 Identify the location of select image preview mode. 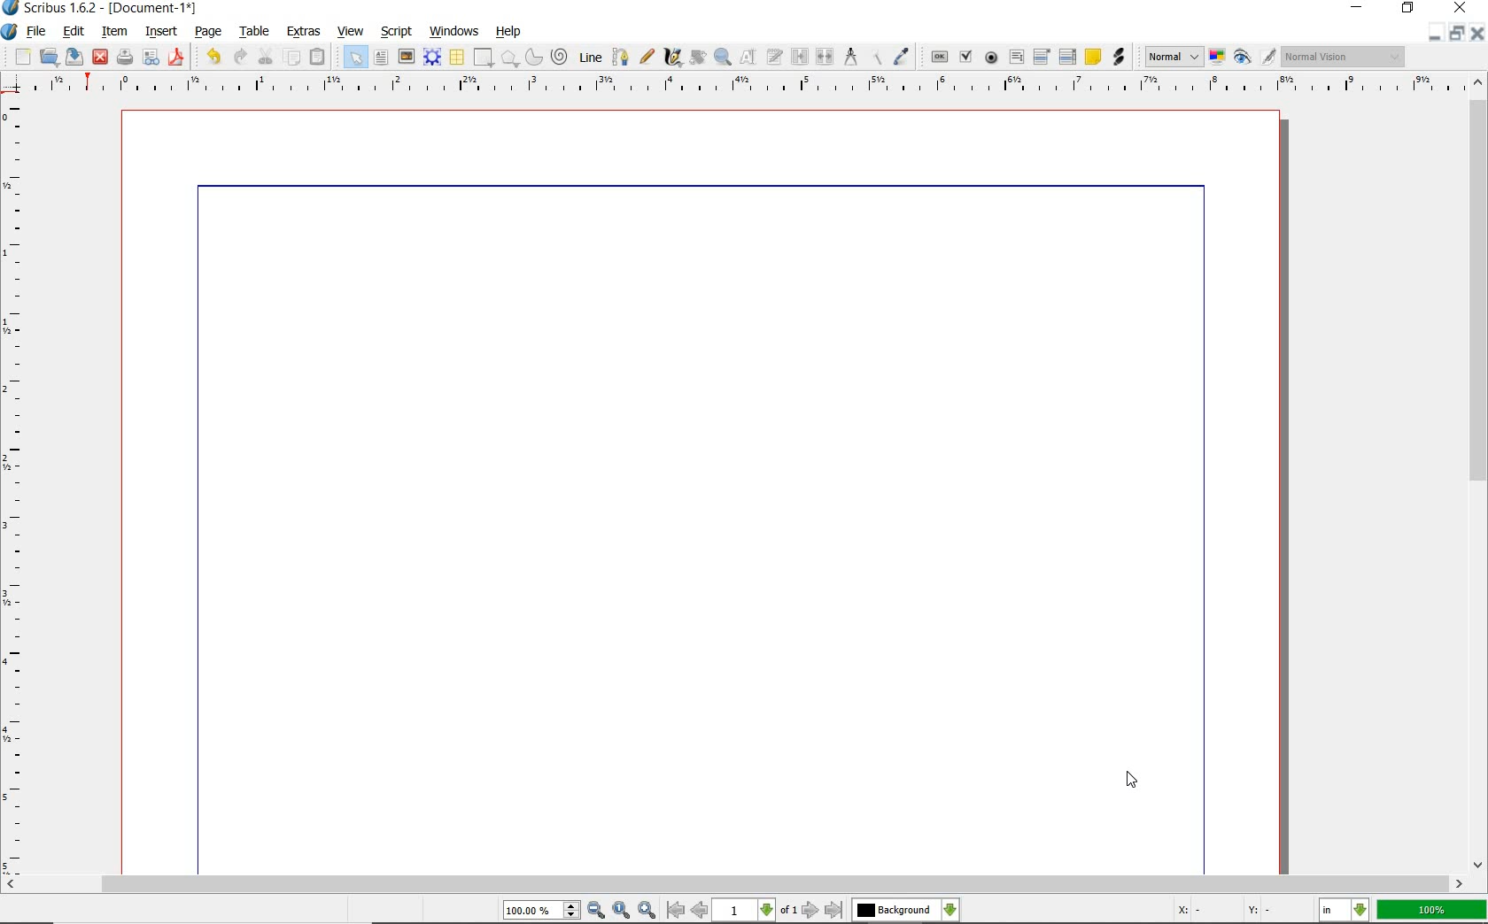
(1174, 58).